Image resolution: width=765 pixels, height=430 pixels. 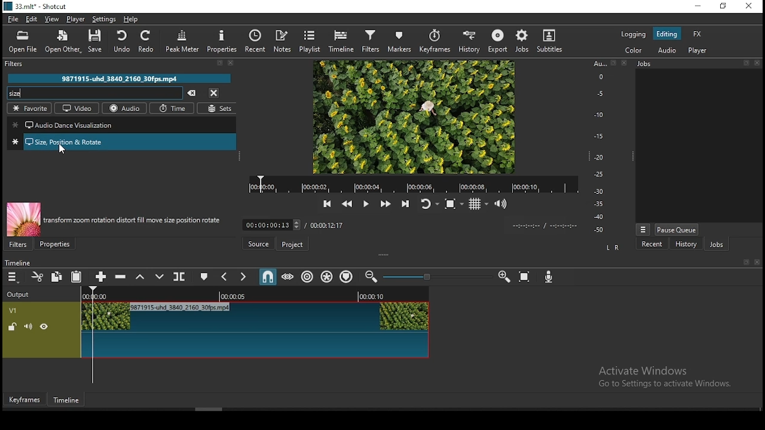 I want to click on record audio, so click(x=549, y=279).